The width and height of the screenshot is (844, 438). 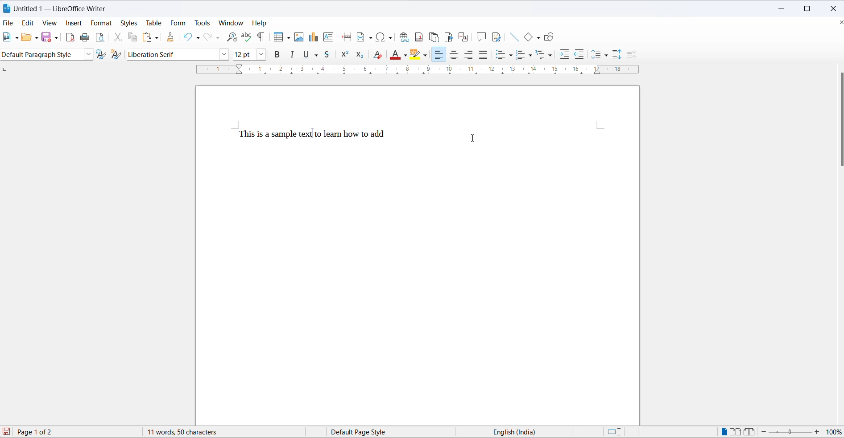 What do you see at coordinates (469, 54) in the screenshot?
I see `text align left` at bounding box center [469, 54].